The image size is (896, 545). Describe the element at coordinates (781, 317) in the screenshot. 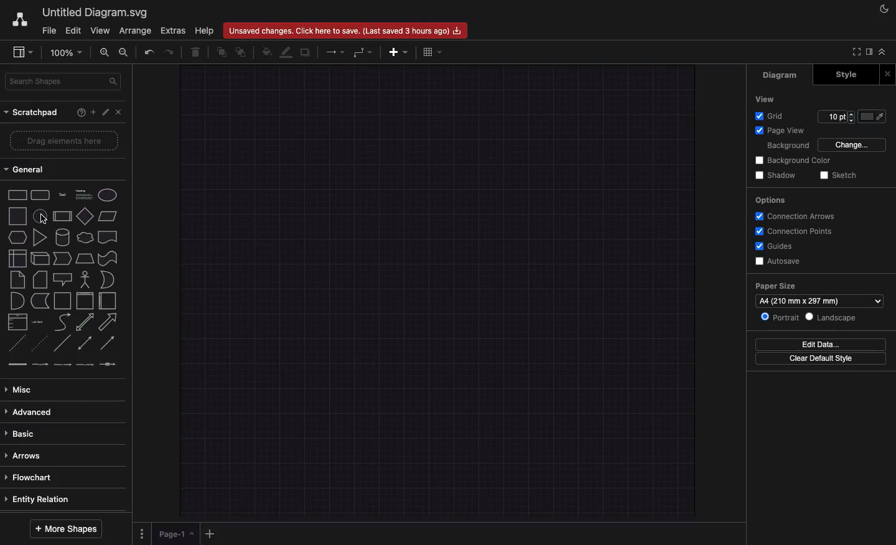

I see `Portrait` at that location.